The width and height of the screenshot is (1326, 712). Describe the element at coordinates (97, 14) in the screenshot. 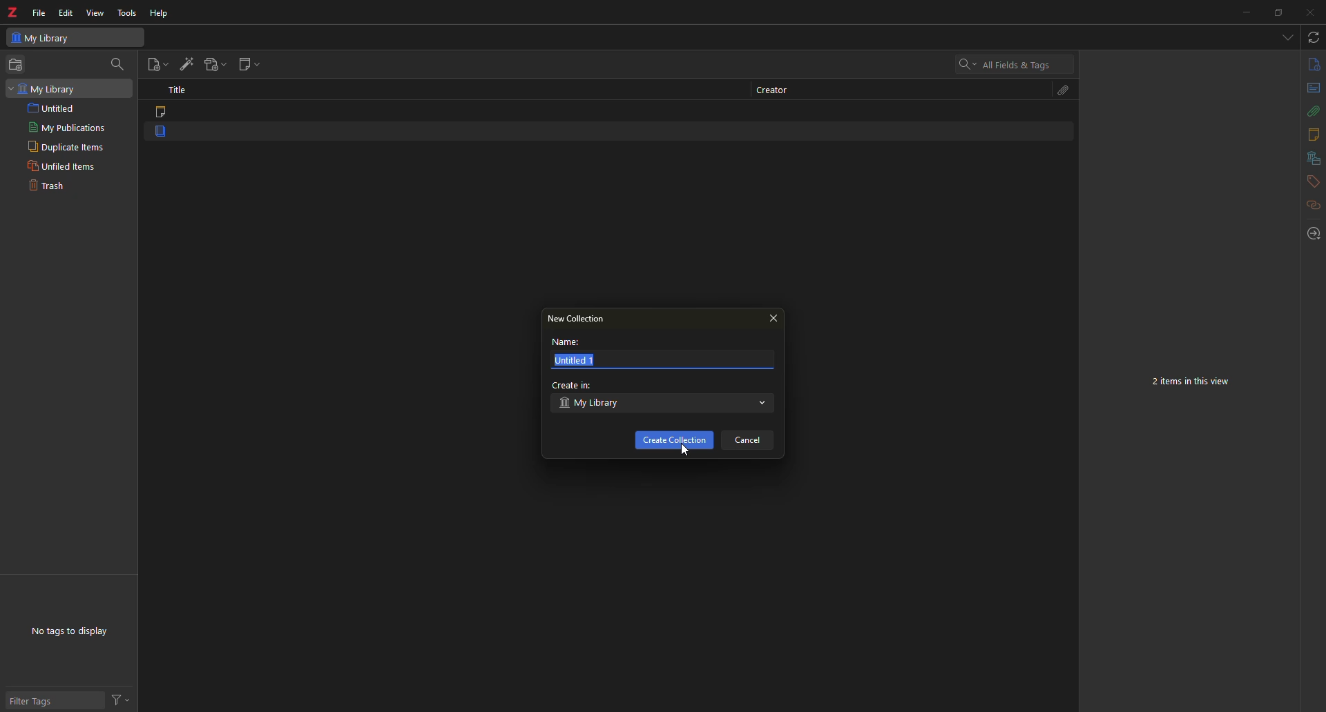

I see `view` at that location.